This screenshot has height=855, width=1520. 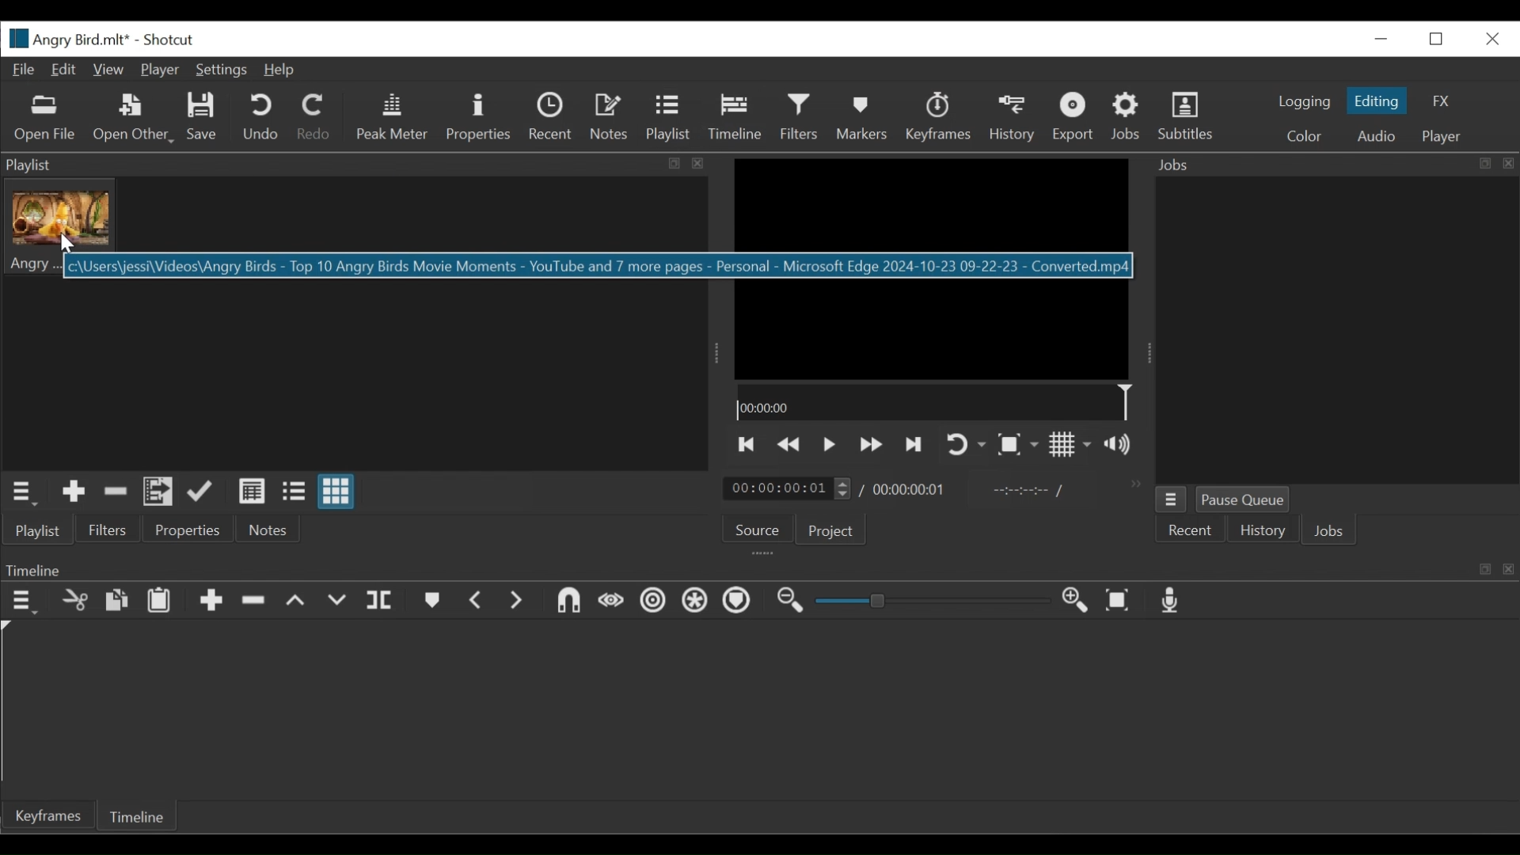 What do you see at coordinates (77, 492) in the screenshot?
I see `Add Source to the playlist` at bounding box center [77, 492].